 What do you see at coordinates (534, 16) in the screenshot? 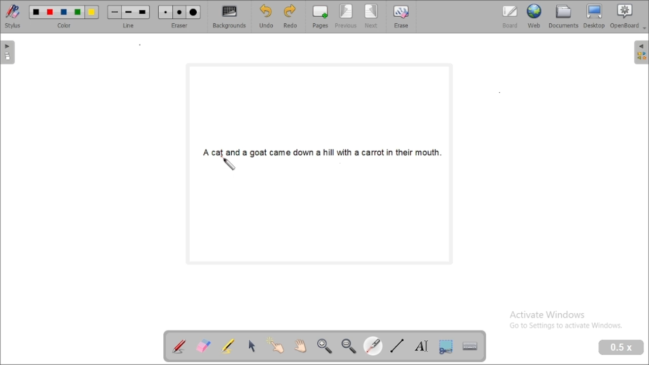
I see `web` at bounding box center [534, 16].